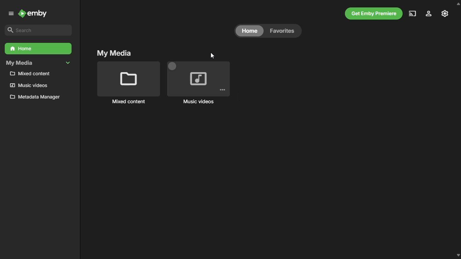 This screenshot has height=259, width=461. I want to click on play on another device, so click(412, 14).